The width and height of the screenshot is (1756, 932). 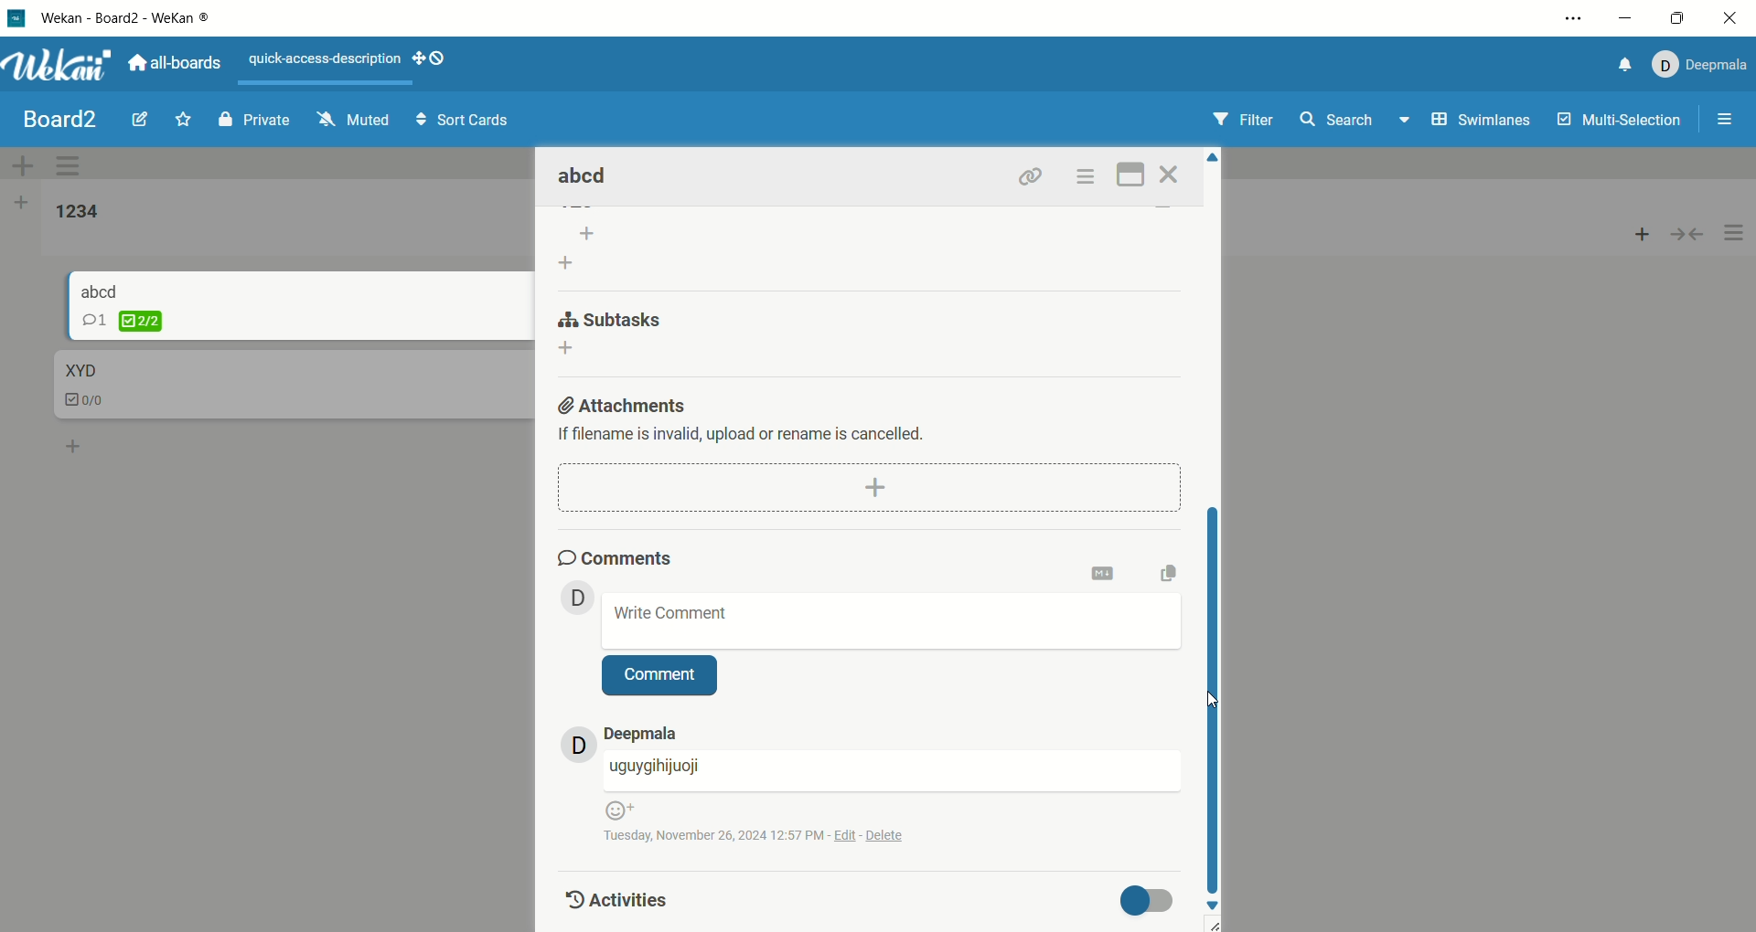 I want to click on show-desktop-drag-handles, so click(x=432, y=58).